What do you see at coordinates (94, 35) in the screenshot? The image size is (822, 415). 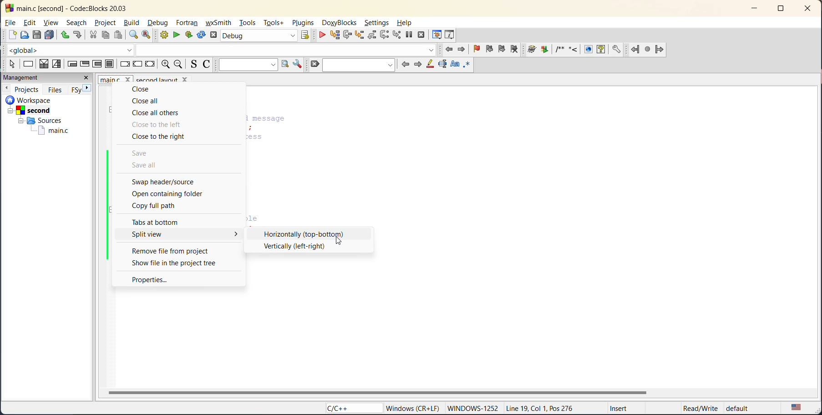 I see `cut` at bounding box center [94, 35].